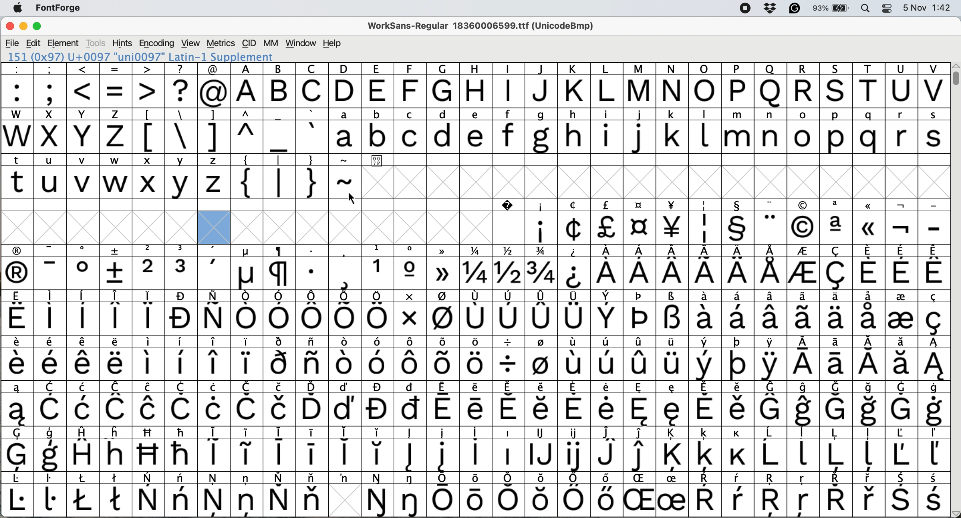  What do you see at coordinates (836, 449) in the screenshot?
I see `symbol` at bounding box center [836, 449].